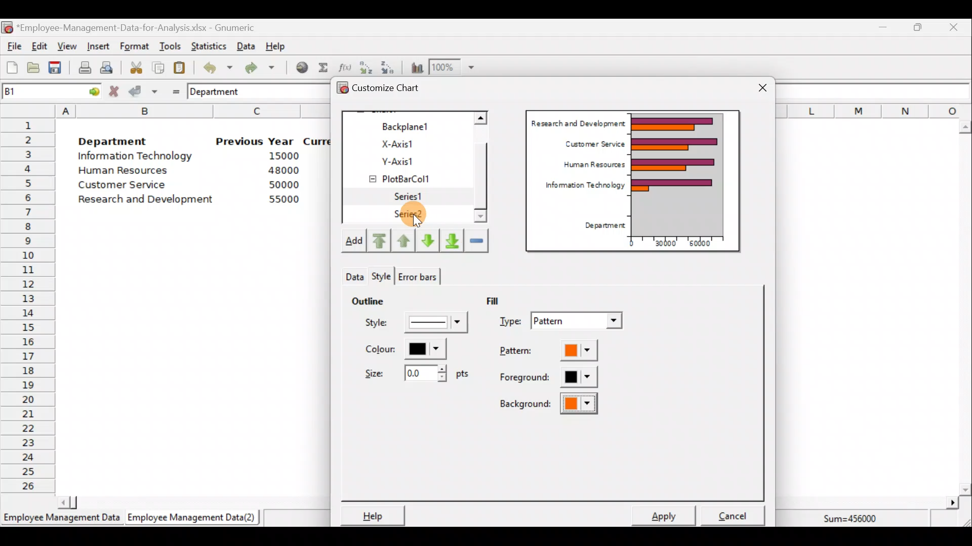 This screenshot has width=972, height=546. I want to click on Columns, so click(874, 110).